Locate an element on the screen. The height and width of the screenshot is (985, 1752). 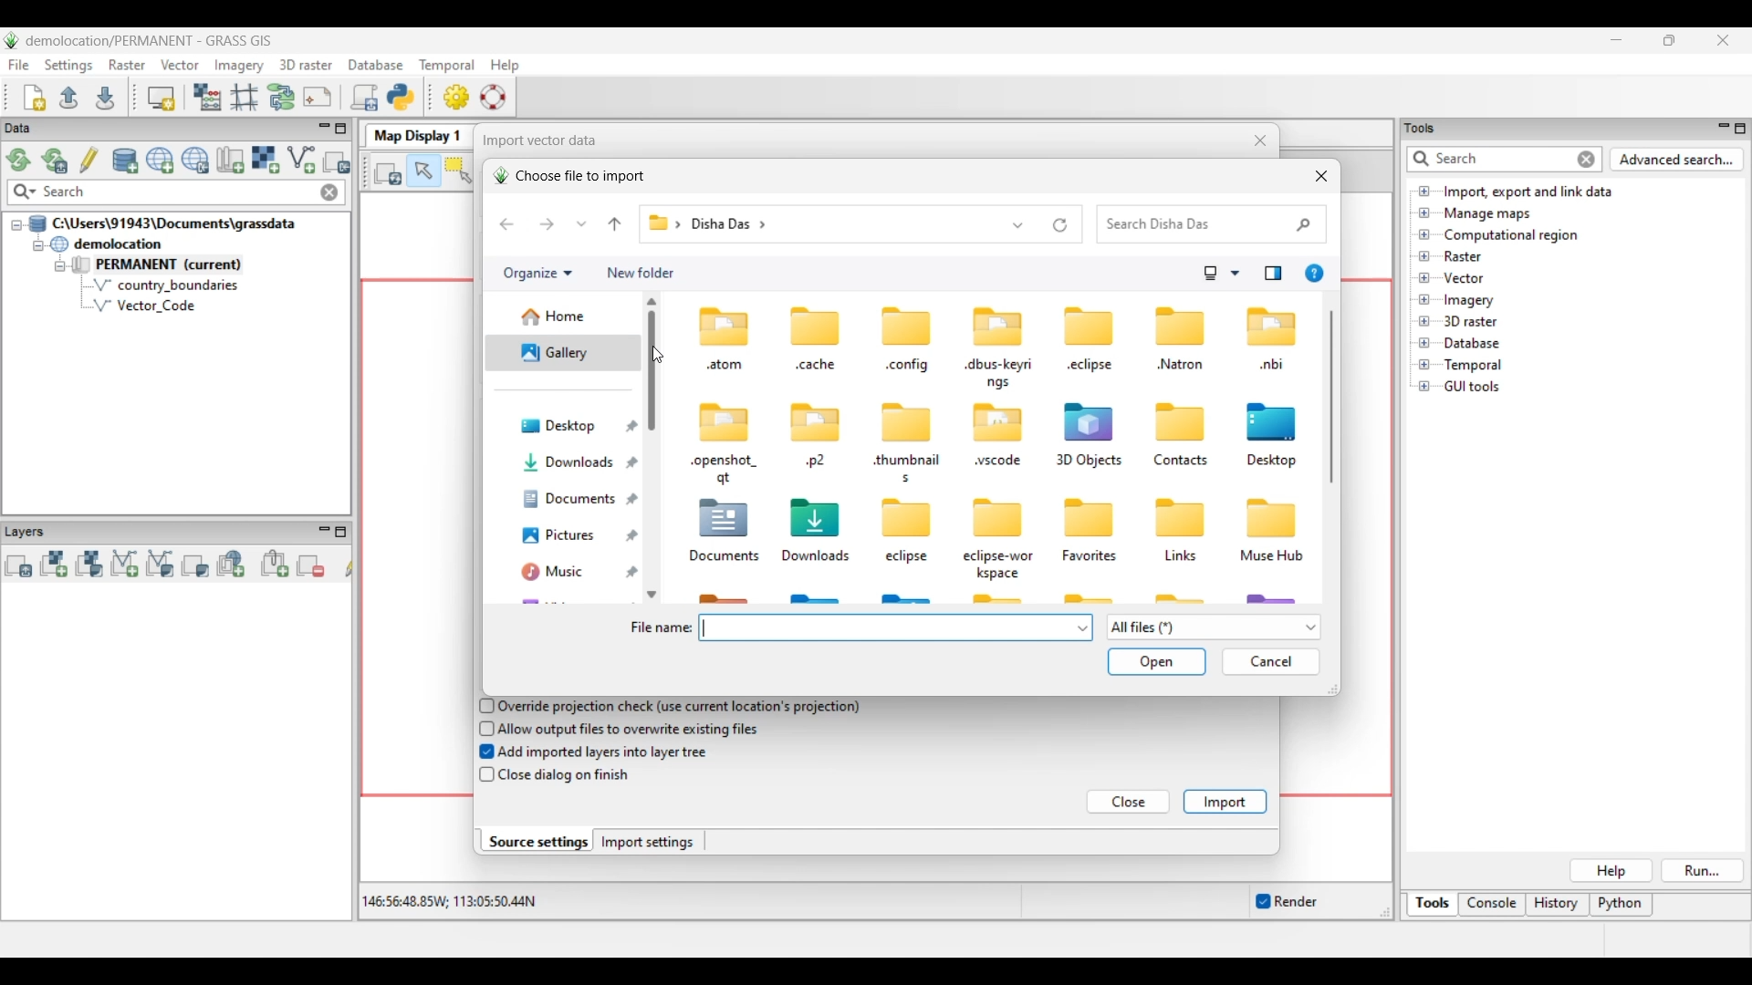
Minimize Layers panel is located at coordinates (324, 532).